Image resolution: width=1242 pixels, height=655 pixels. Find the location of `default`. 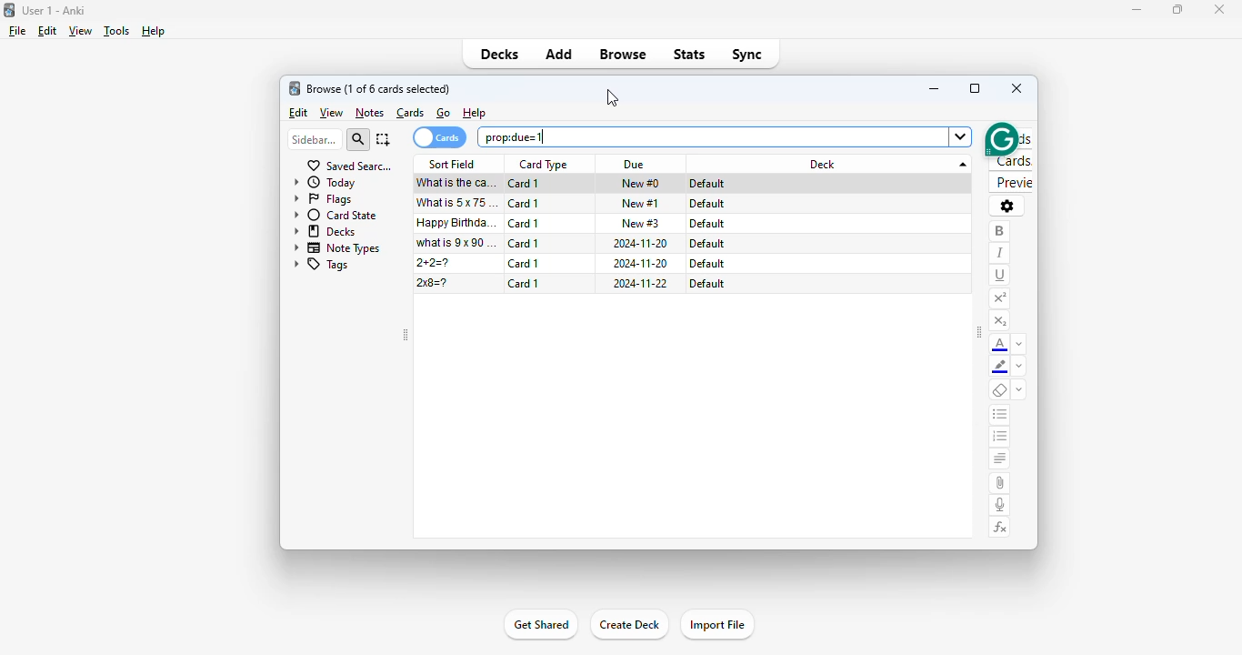

default is located at coordinates (706, 243).